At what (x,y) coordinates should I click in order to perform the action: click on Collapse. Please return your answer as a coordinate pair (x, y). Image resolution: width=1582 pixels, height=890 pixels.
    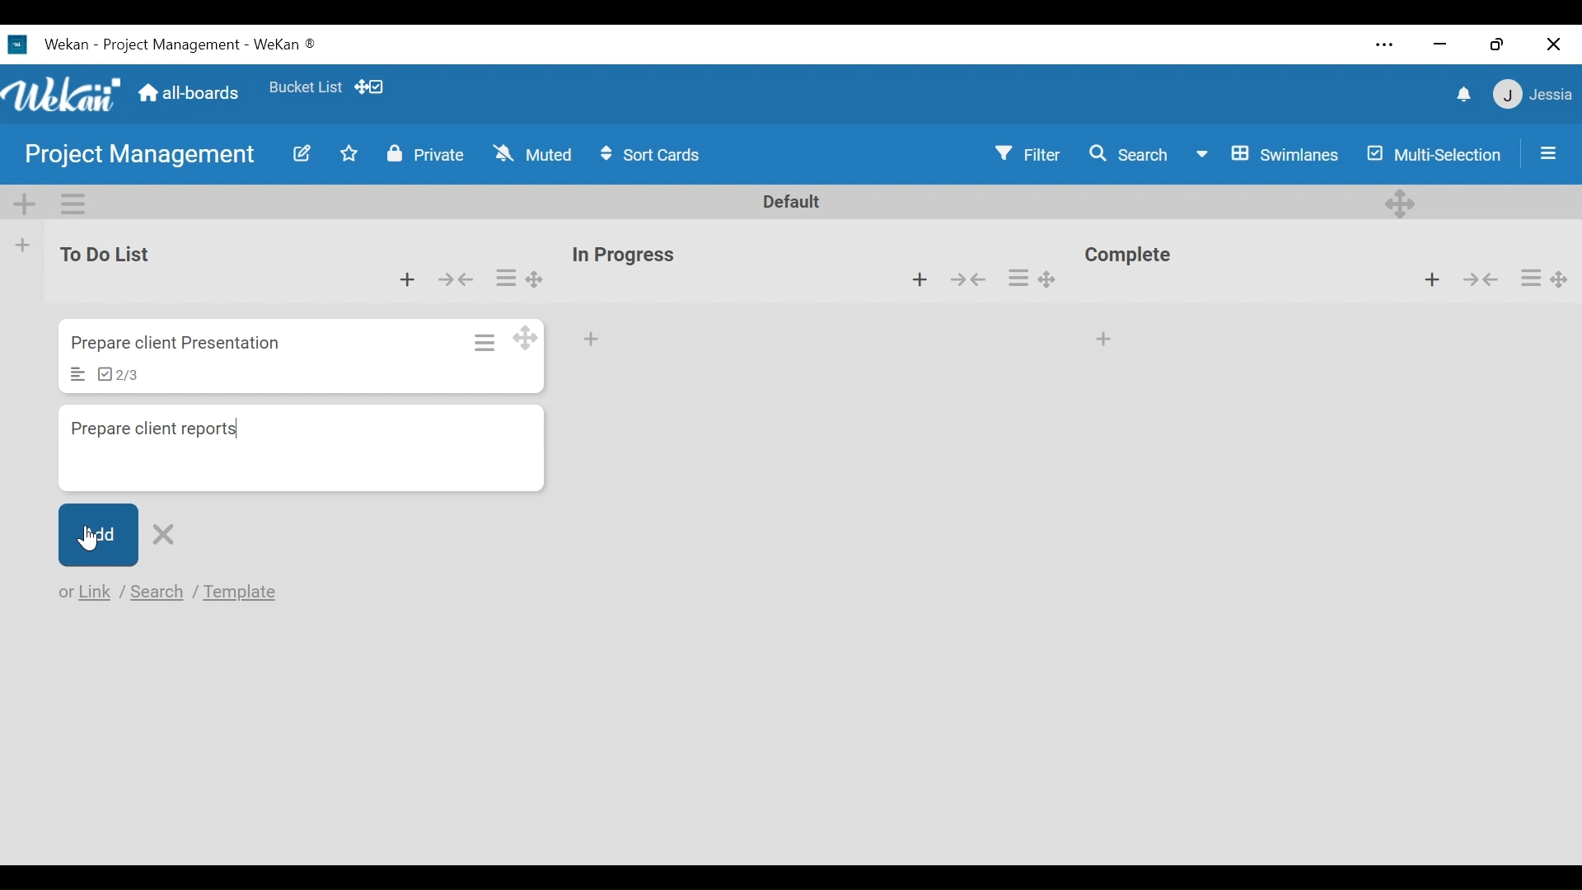
    Looking at the image, I should click on (973, 281).